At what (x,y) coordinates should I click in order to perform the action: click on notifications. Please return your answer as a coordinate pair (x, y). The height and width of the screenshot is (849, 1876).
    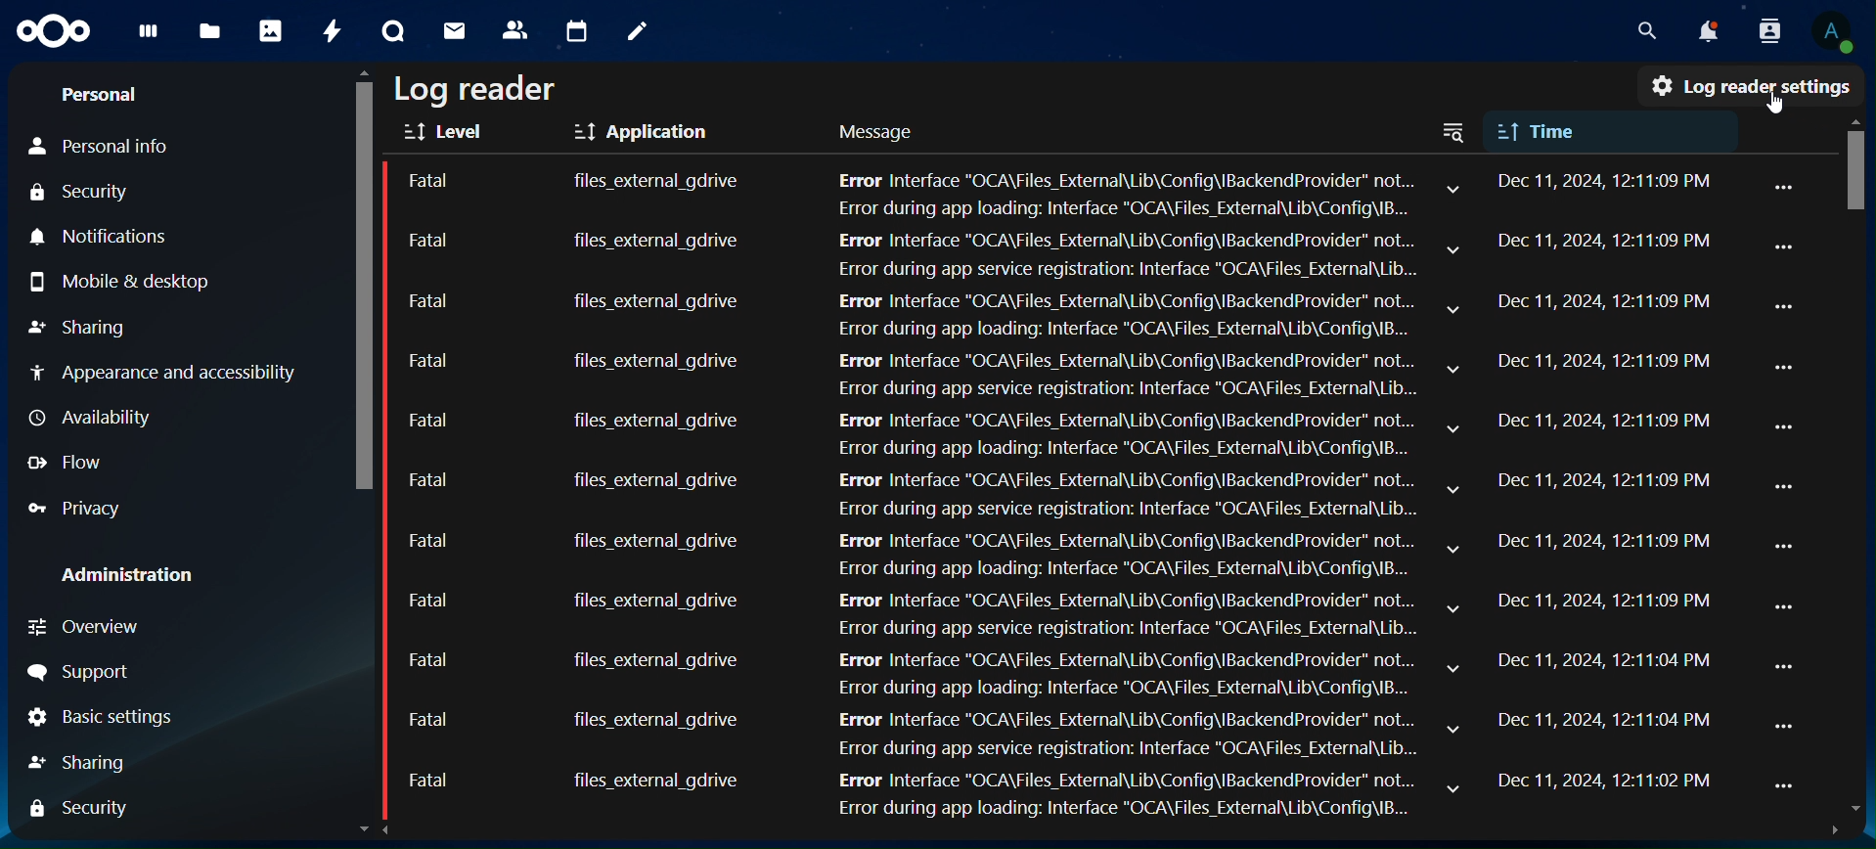
    Looking at the image, I should click on (1700, 30).